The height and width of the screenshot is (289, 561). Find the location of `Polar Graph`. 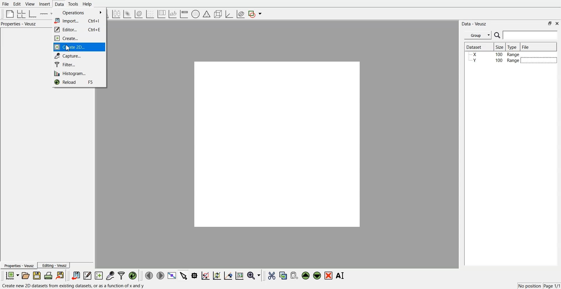

Polar Graph is located at coordinates (195, 14).